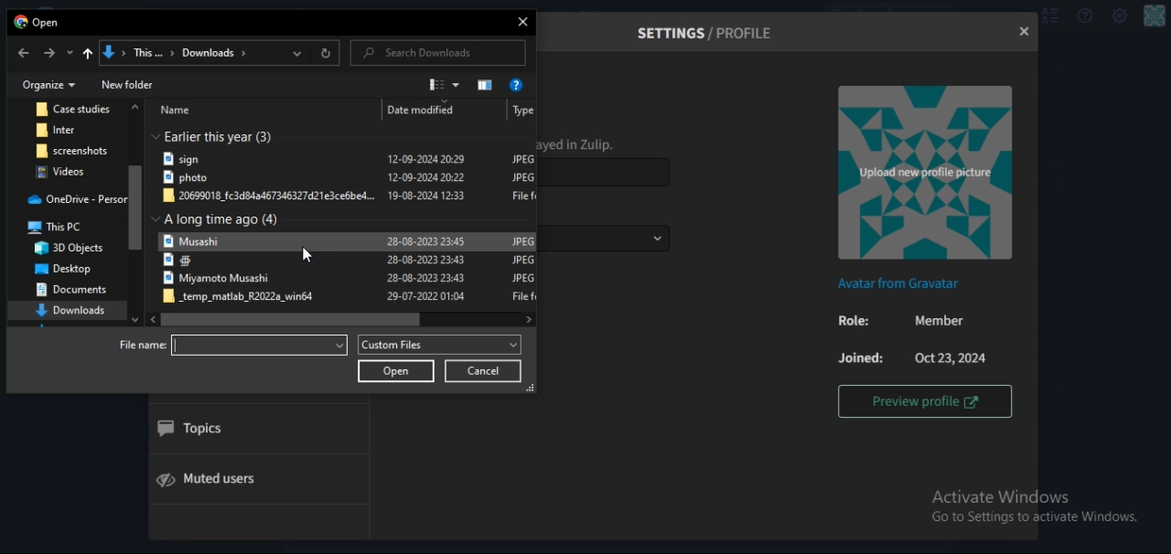  What do you see at coordinates (397, 371) in the screenshot?
I see `open` at bounding box center [397, 371].